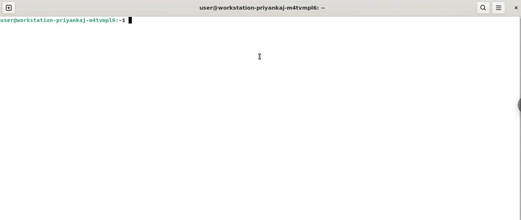 This screenshot has height=220, width=521. What do you see at coordinates (262, 7) in the screenshot?
I see `user@workstation-priyankaj-m4tvmpl6: ~` at bounding box center [262, 7].